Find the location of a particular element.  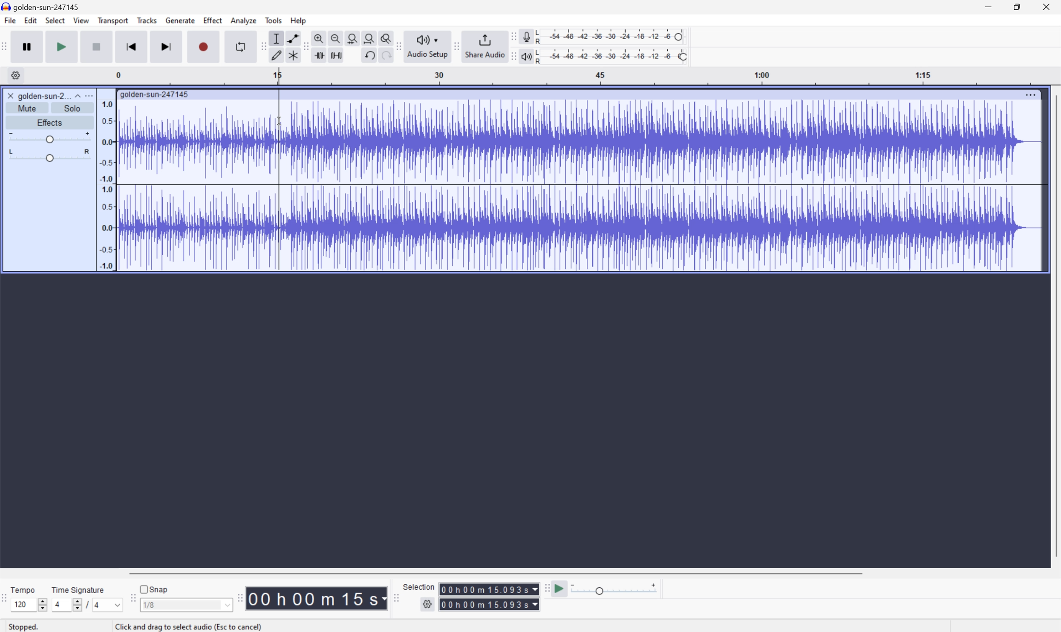

Drop Down is located at coordinates (226, 606).